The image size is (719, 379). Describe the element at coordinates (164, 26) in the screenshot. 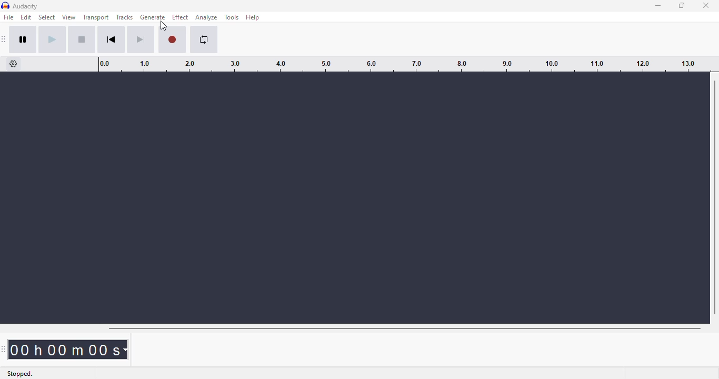

I see `cursor` at that location.